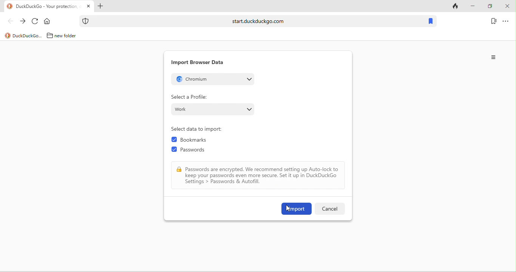 The width and height of the screenshot is (516, 272). I want to click on track tab, so click(456, 7).